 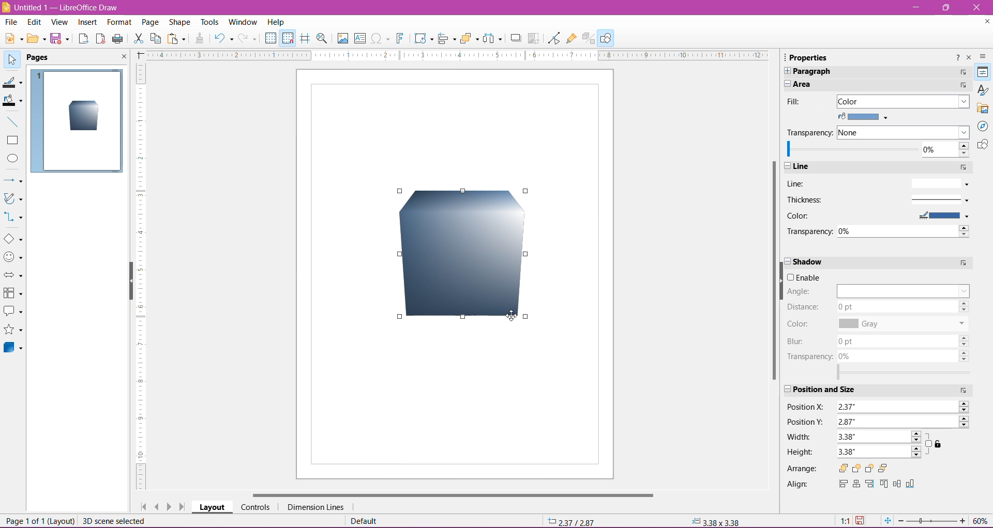 What do you see at coordinates (35, 22) in the screenshot?
I see `Edit` at bounding box center [35, 22].